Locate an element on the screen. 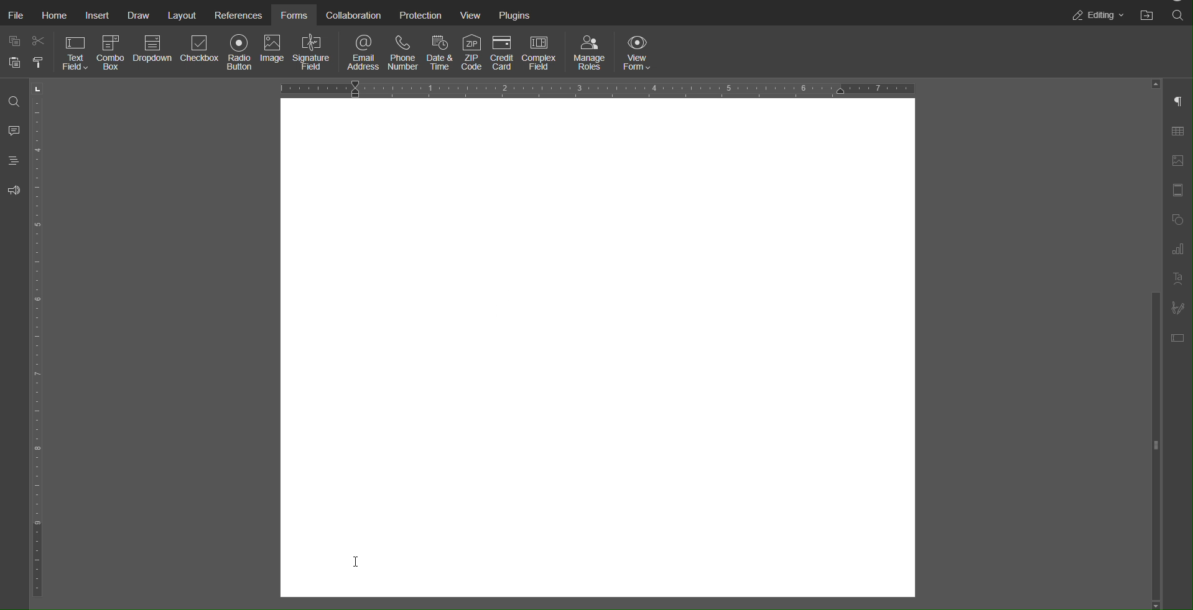 This screenshot has height=610, width=1193. paste is located at coordinates (13, 66).